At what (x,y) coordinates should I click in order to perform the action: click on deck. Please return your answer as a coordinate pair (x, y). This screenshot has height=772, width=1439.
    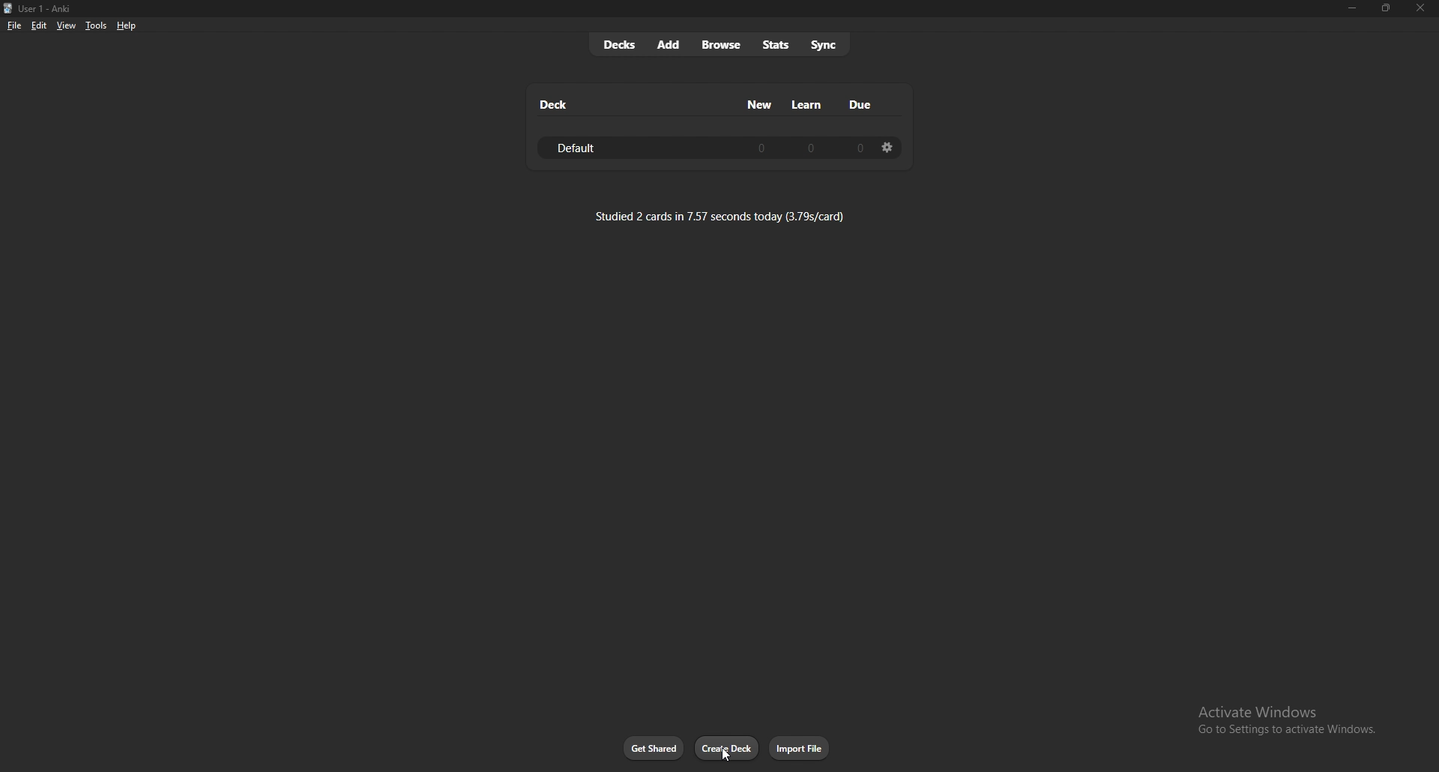
    Looking at the image, I should click on (555, 104).